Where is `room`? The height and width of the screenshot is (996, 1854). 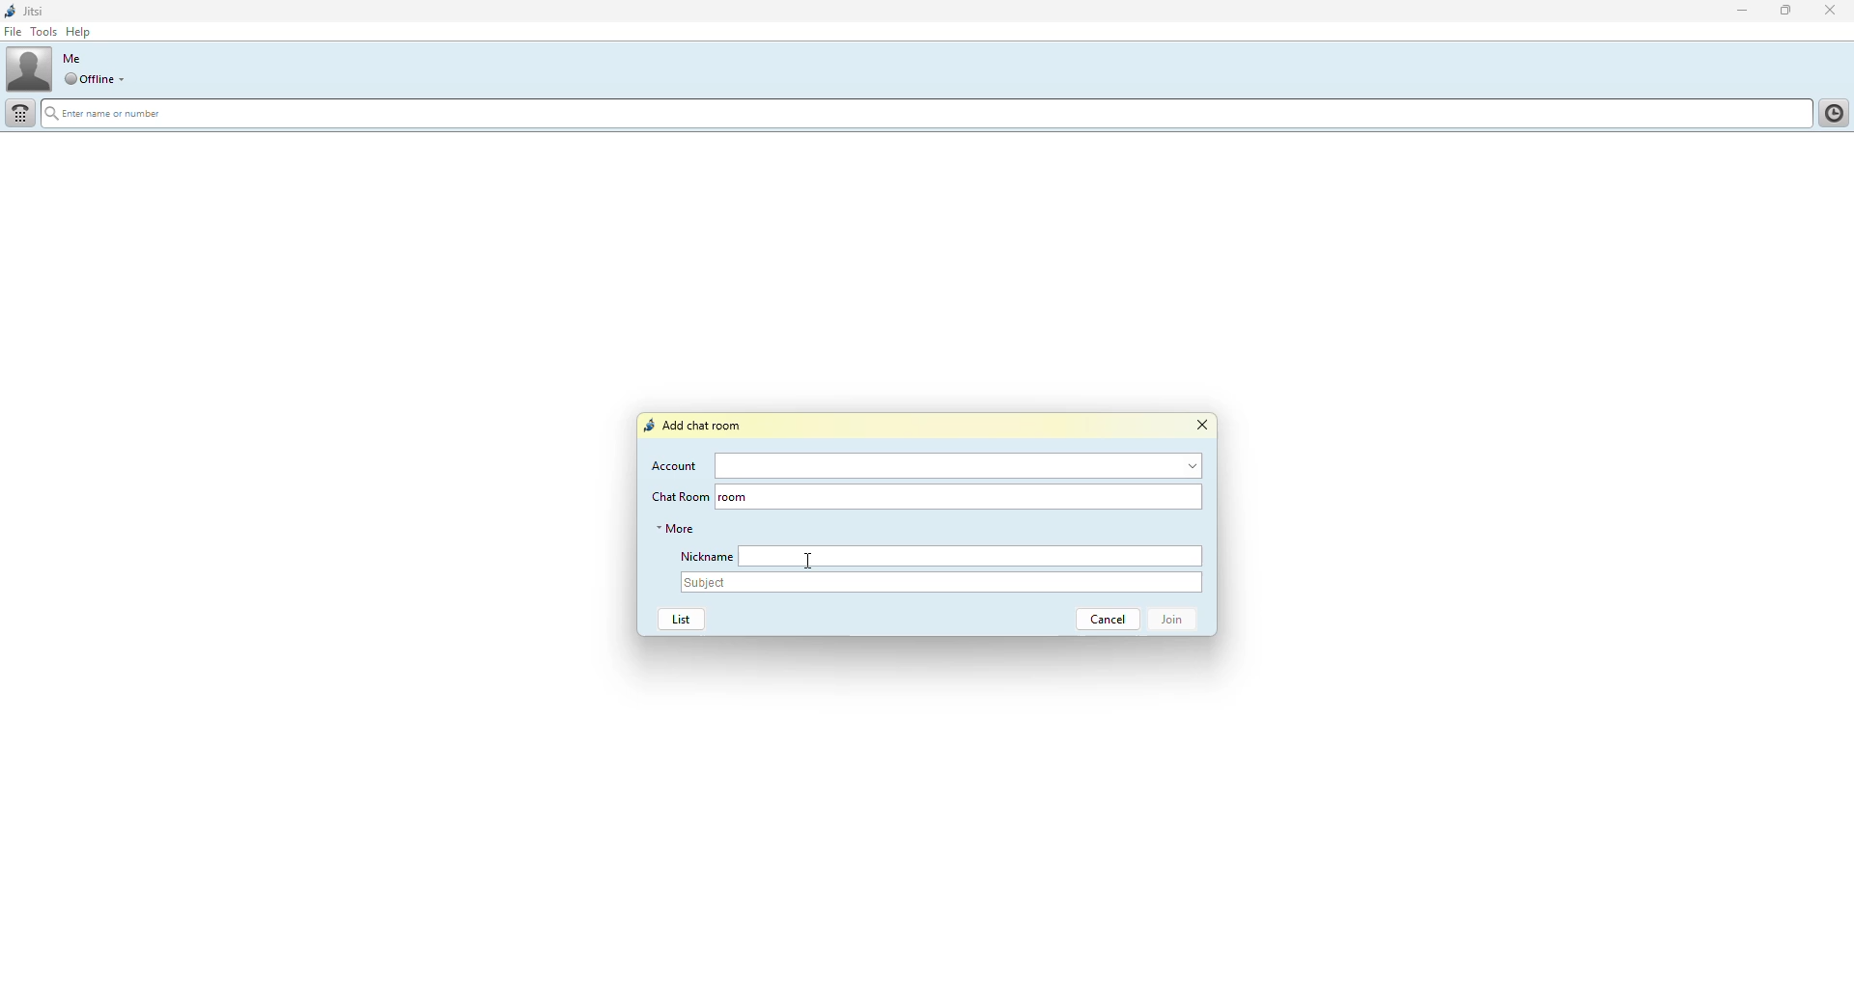
room is located at coordinates (737, 498).